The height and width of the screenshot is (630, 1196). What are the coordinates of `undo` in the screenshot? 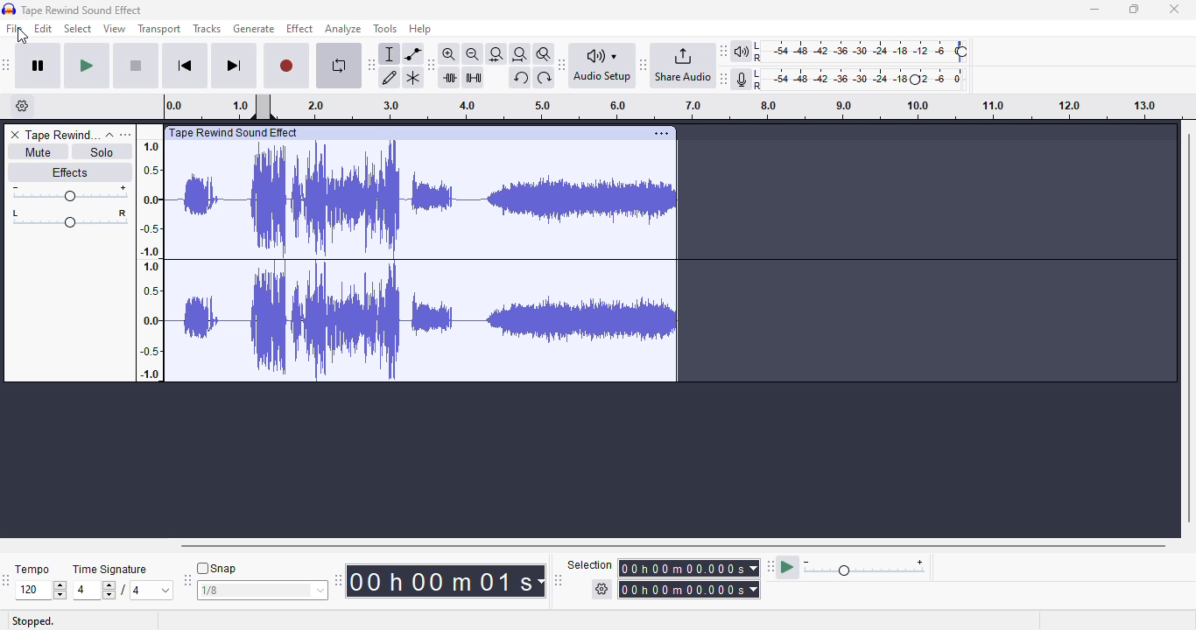 It's located at (520, 78).